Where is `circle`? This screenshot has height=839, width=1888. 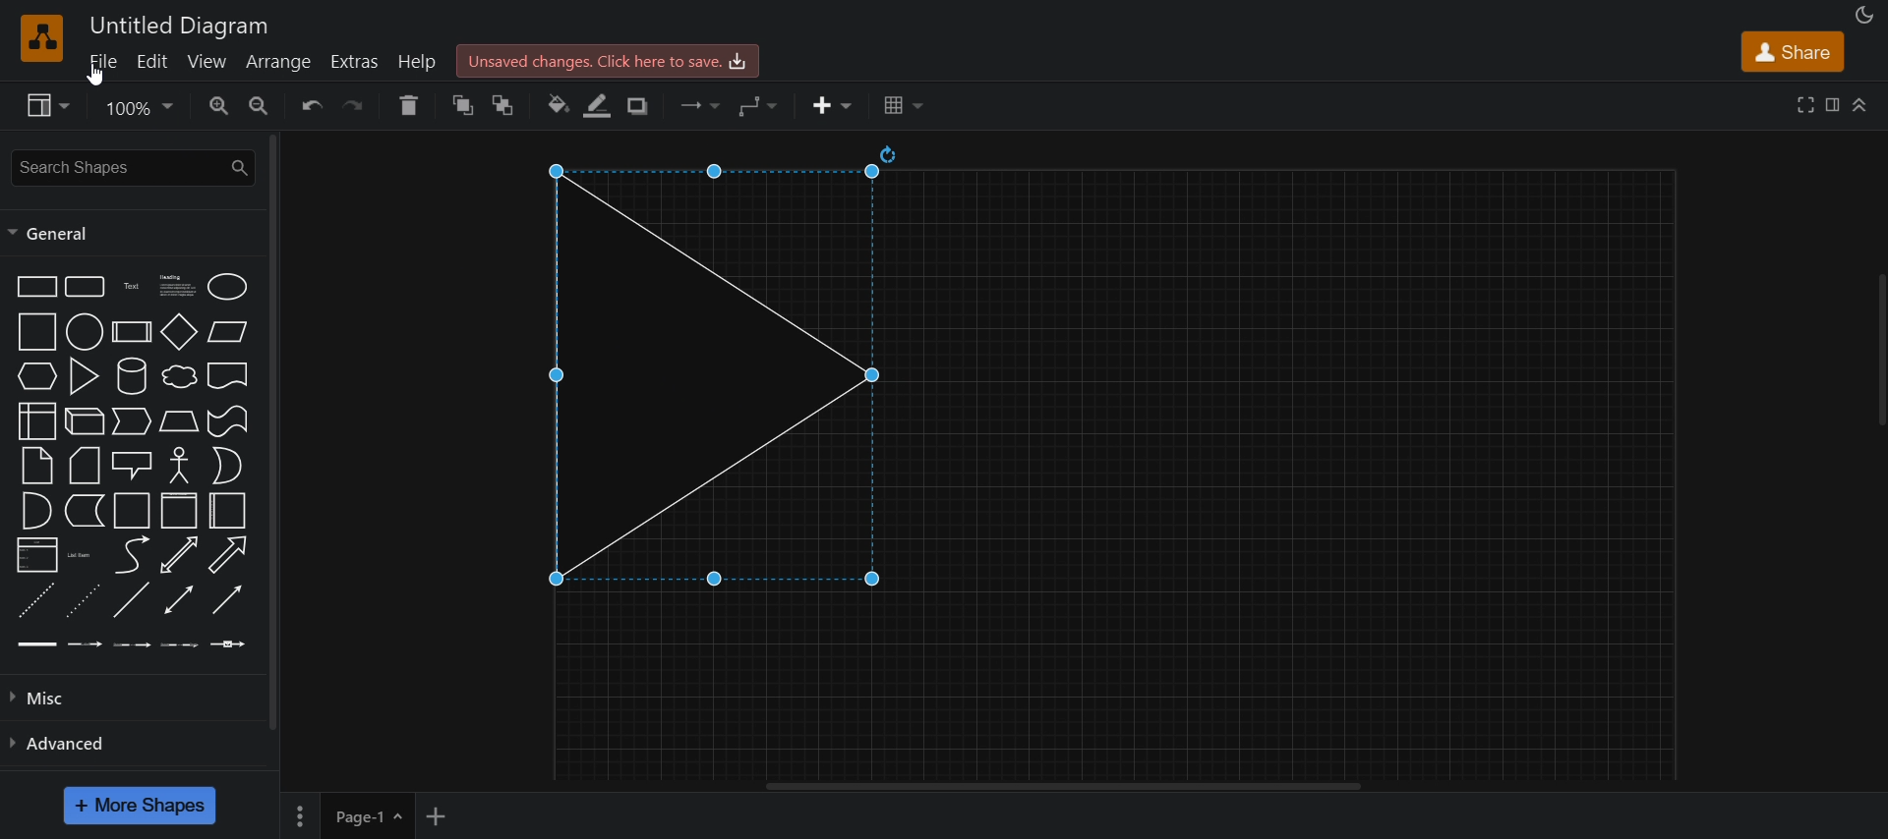
circle is located at coordinates (85, 330).